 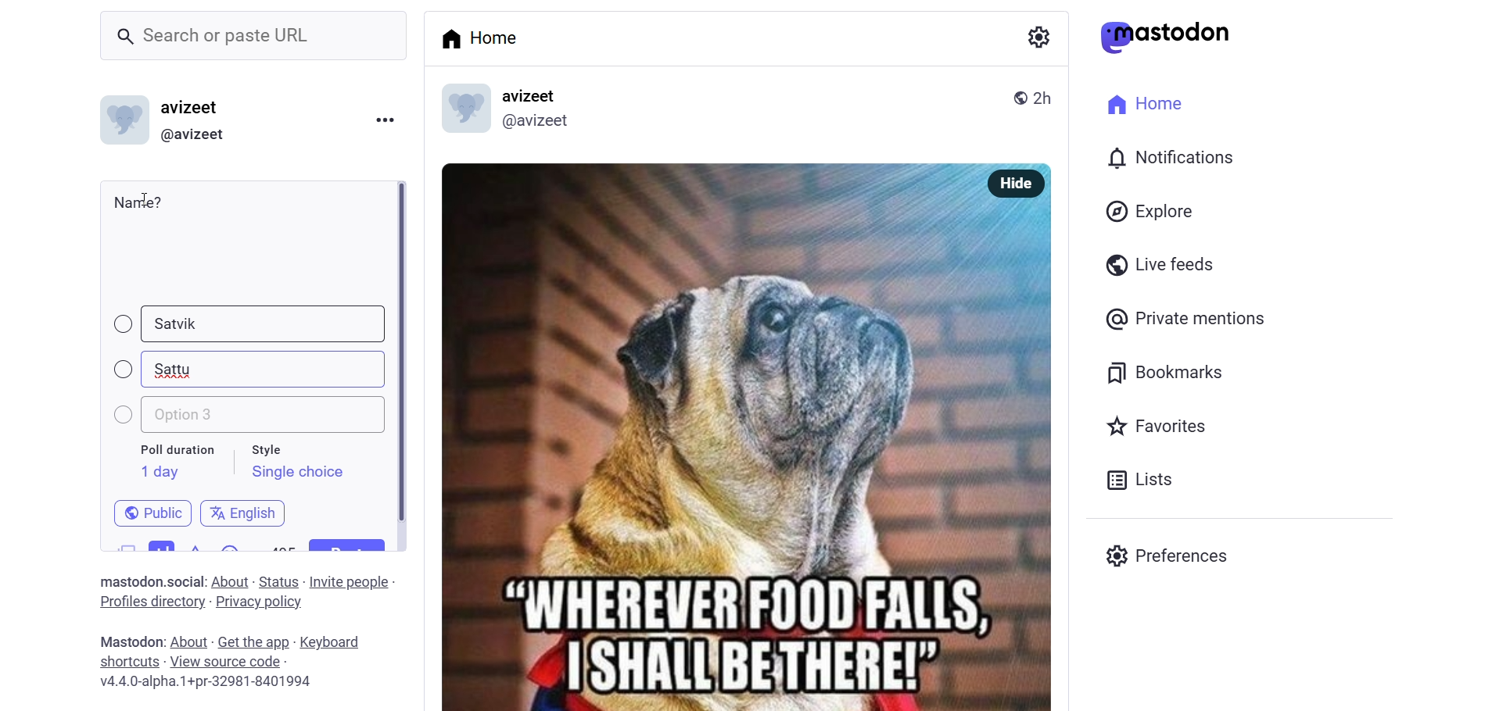 I want to click on option 3, so click(x=244, y=416).